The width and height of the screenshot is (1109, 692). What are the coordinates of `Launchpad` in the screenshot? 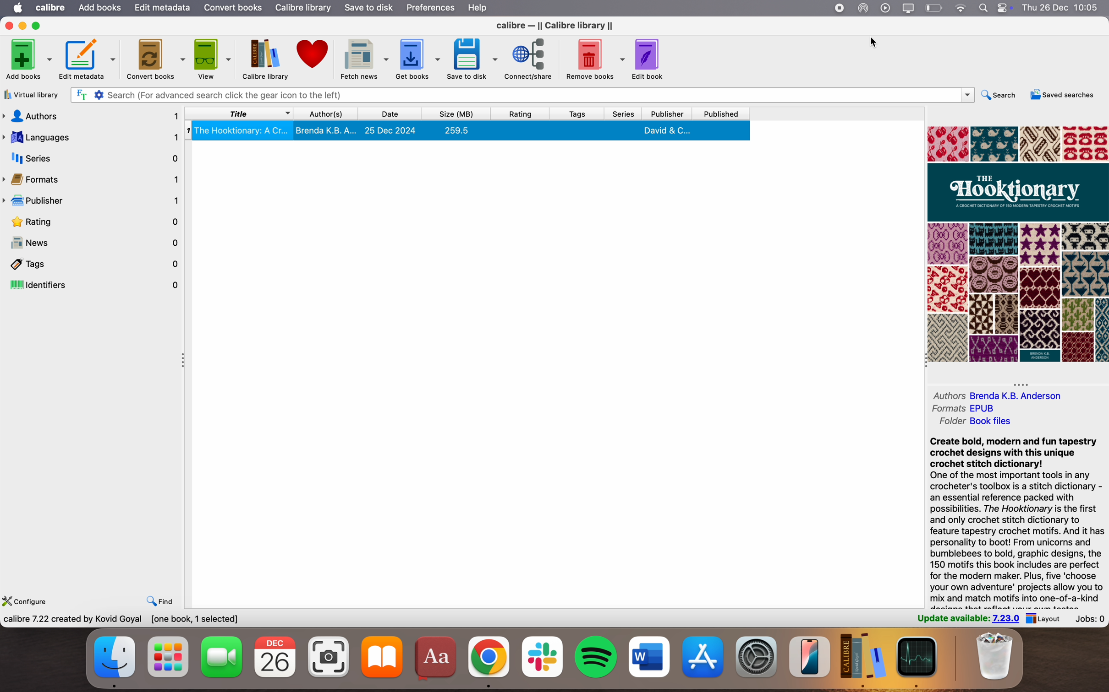 It's located at (167, 654).